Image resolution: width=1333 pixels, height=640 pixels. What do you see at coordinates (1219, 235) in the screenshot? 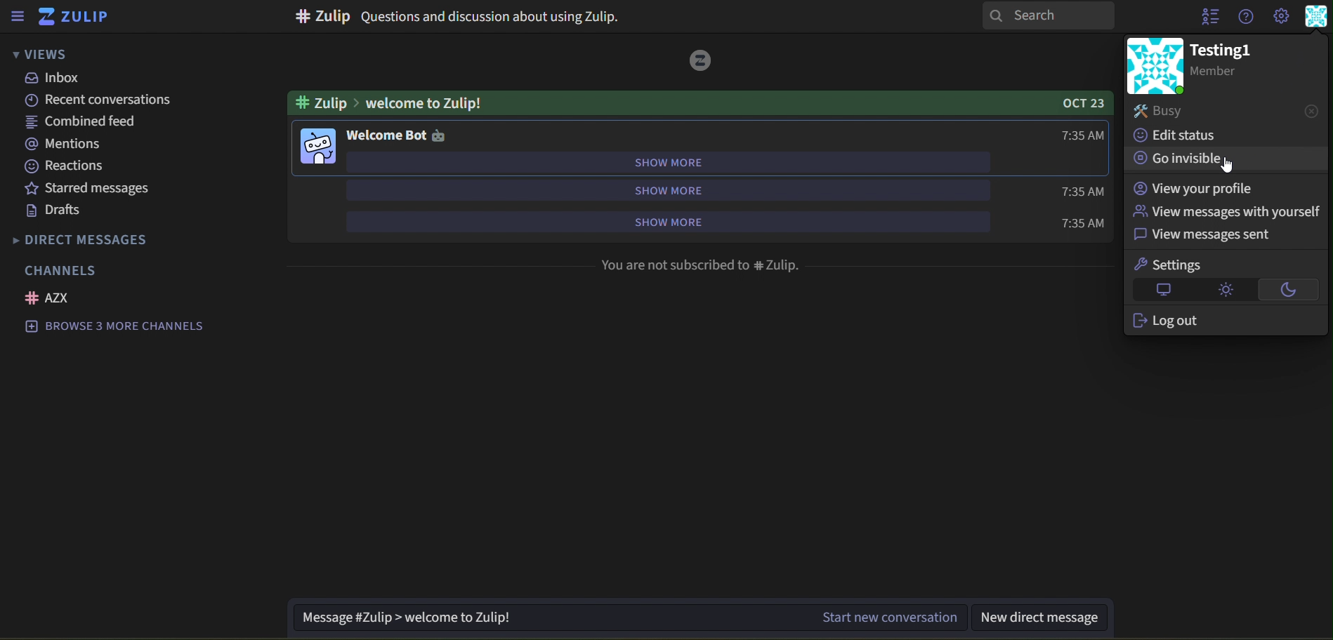
I see `view messages sent` at bounding box center [1219, 235].